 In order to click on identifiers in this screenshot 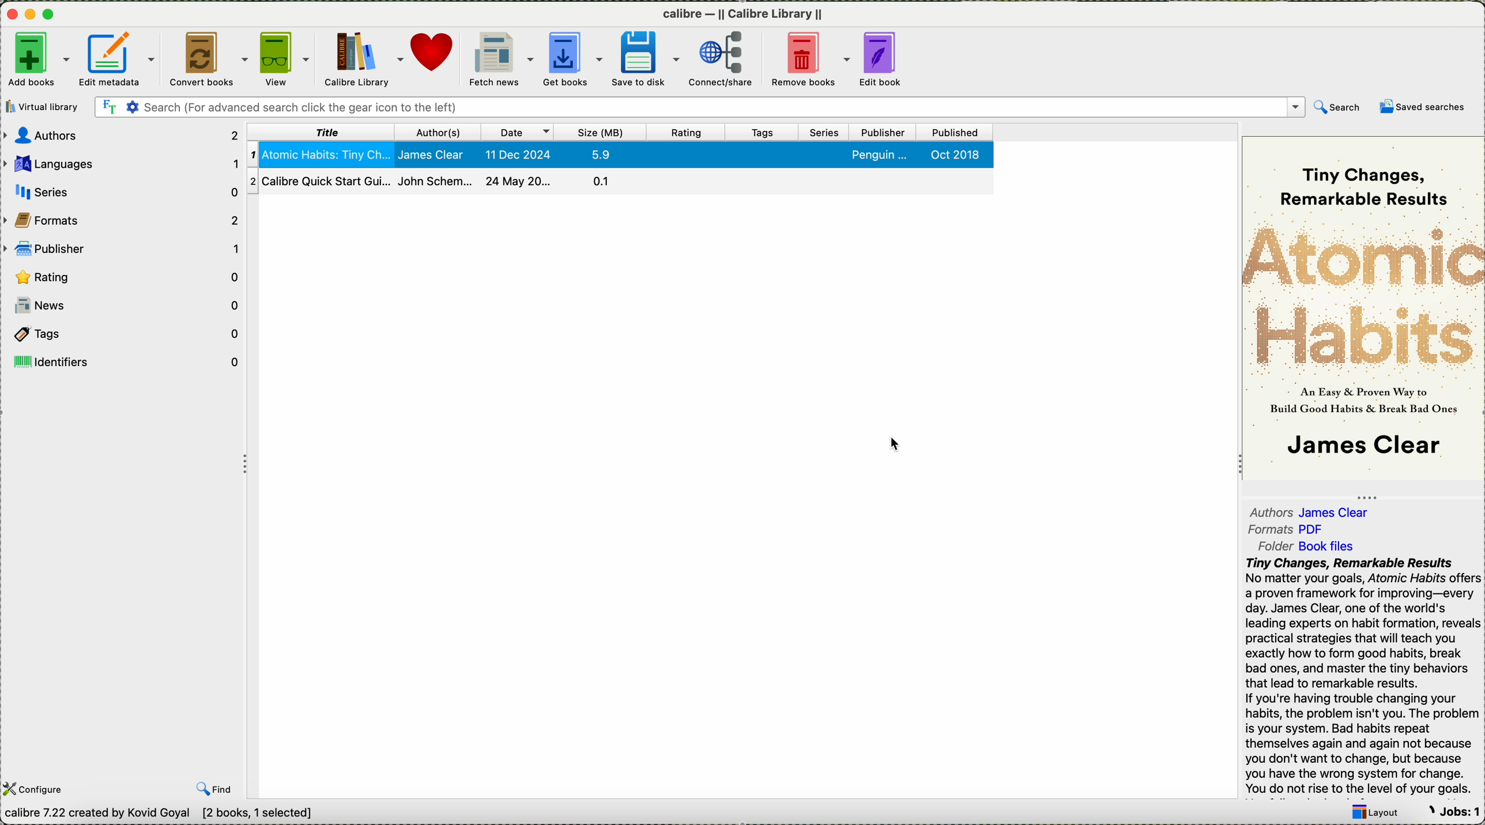, I will do `click(123, 361)`.